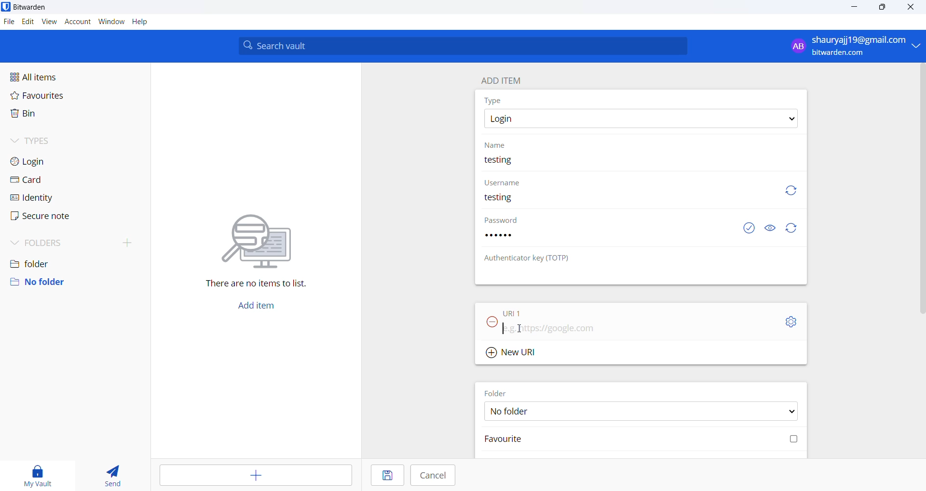  What do you see at coordinates (607, 240) in the screenshot?
I see `password input box. password added` at bounding box center [607, 240].